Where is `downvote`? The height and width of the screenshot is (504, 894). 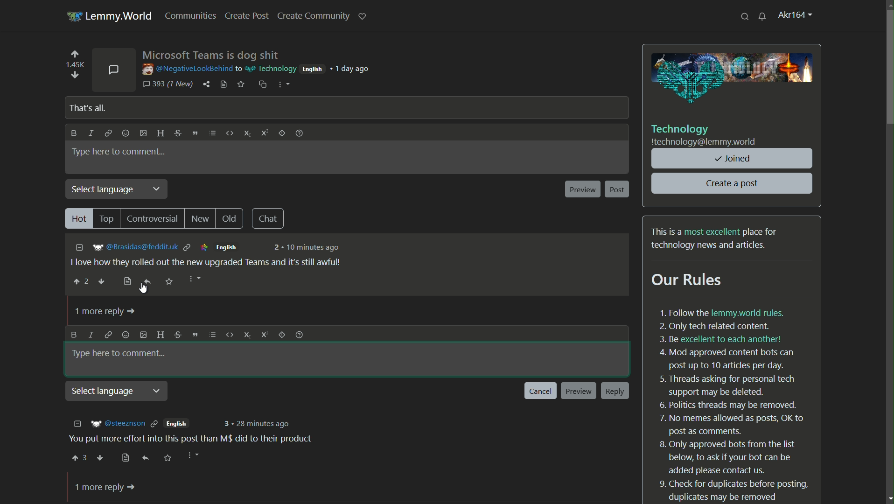
downvote is located at coordinates (74, 75).